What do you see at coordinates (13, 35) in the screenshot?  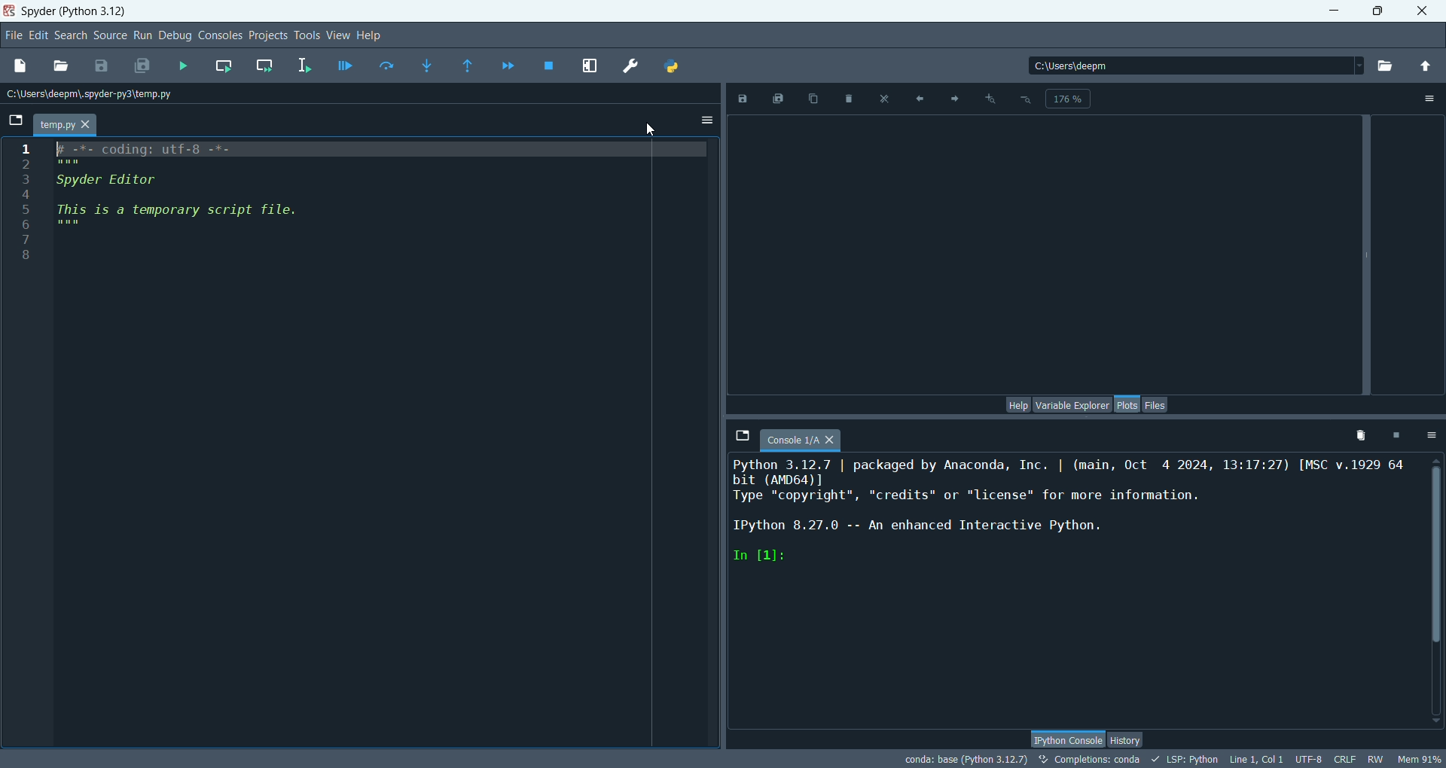 I see `file` at bounding box center [13, 35].